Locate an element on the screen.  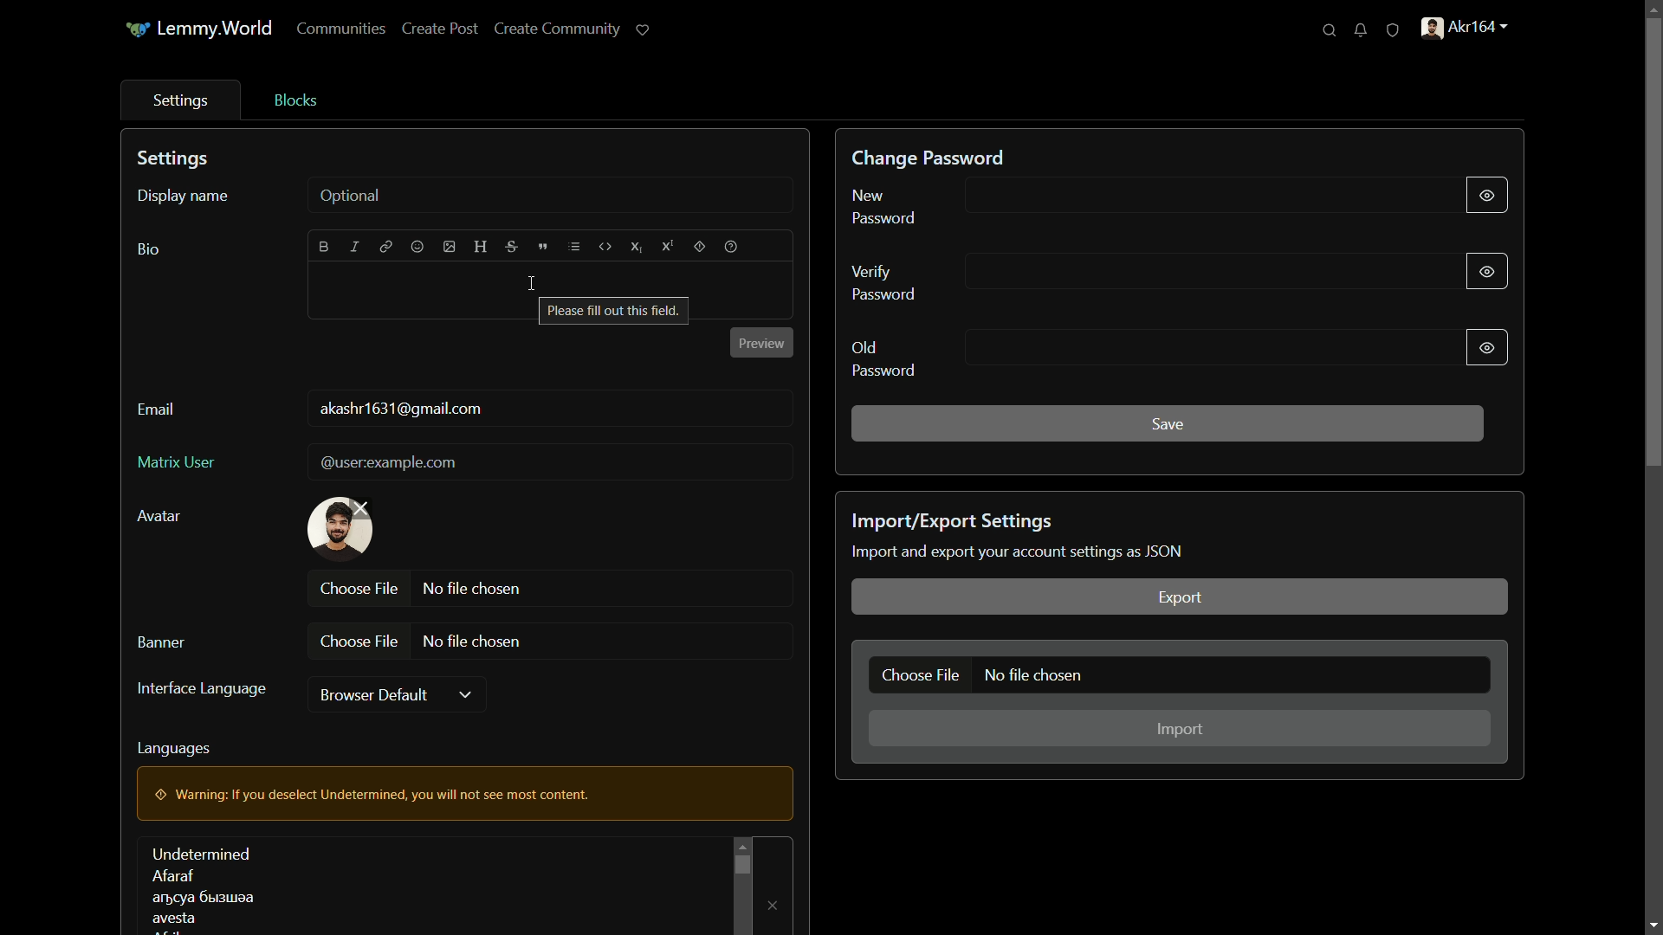
save is located at coordinates (1168, 425).